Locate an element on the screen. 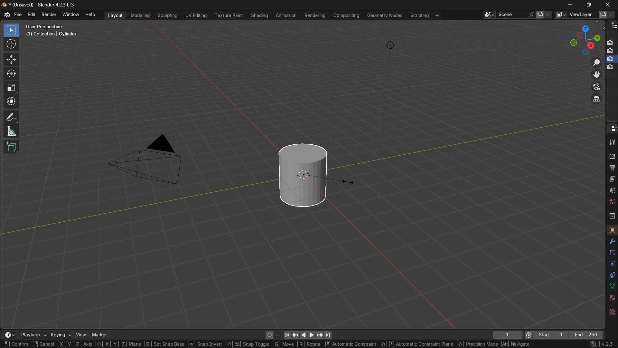 This screenshot has width=618, height=348. browse scenes is located at coordinates (488, 15).